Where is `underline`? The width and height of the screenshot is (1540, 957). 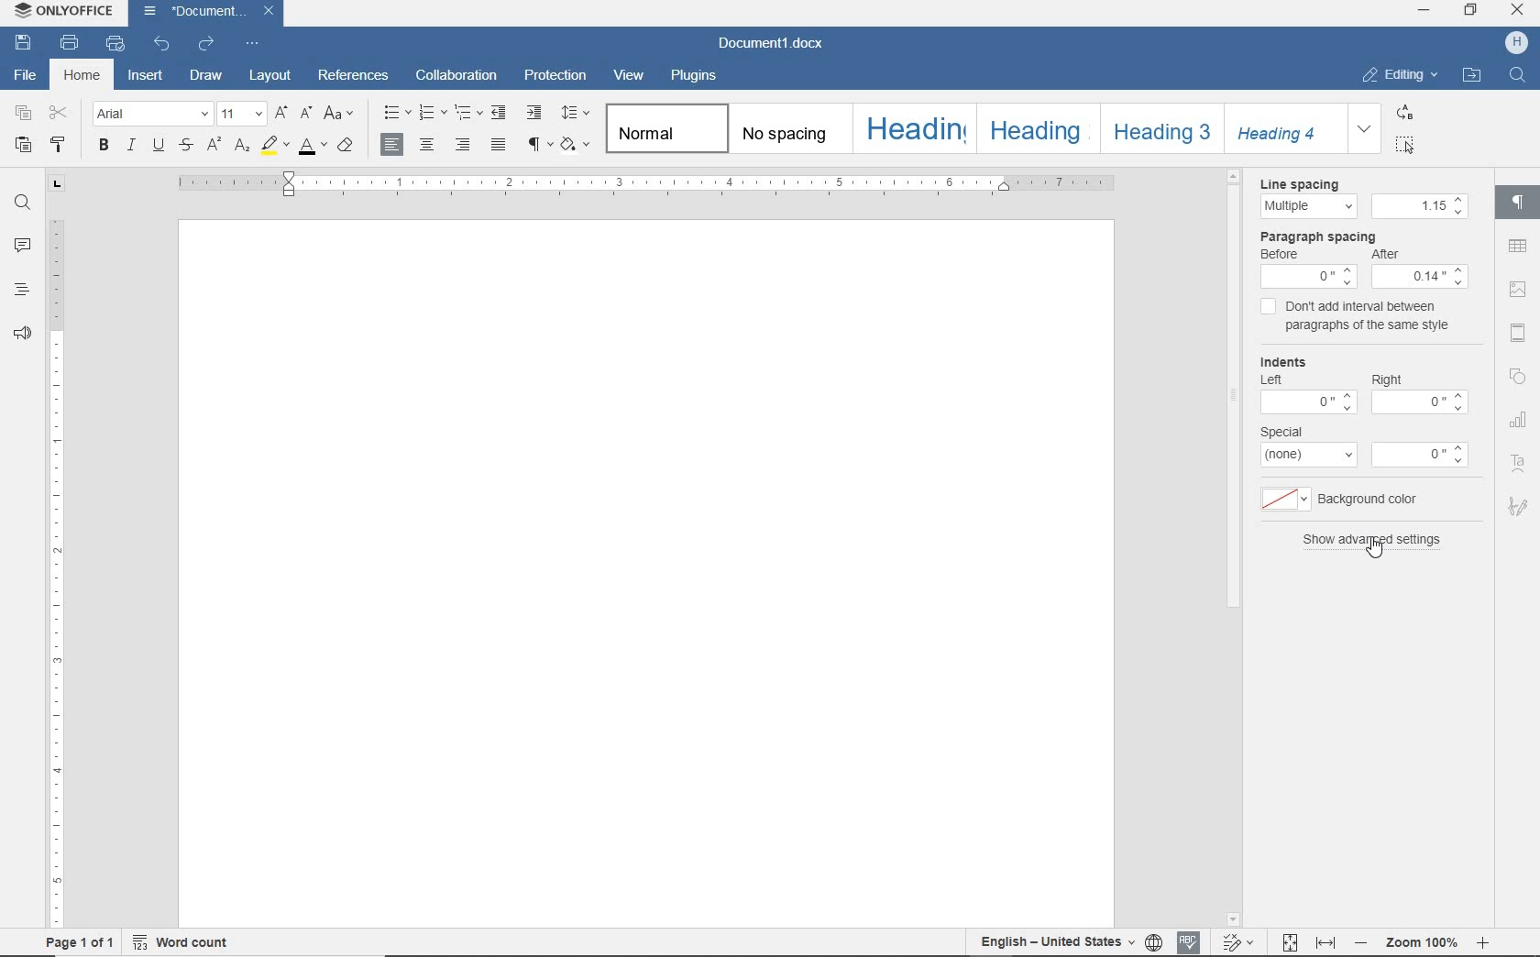
underline is located at coordinates (159, 148).